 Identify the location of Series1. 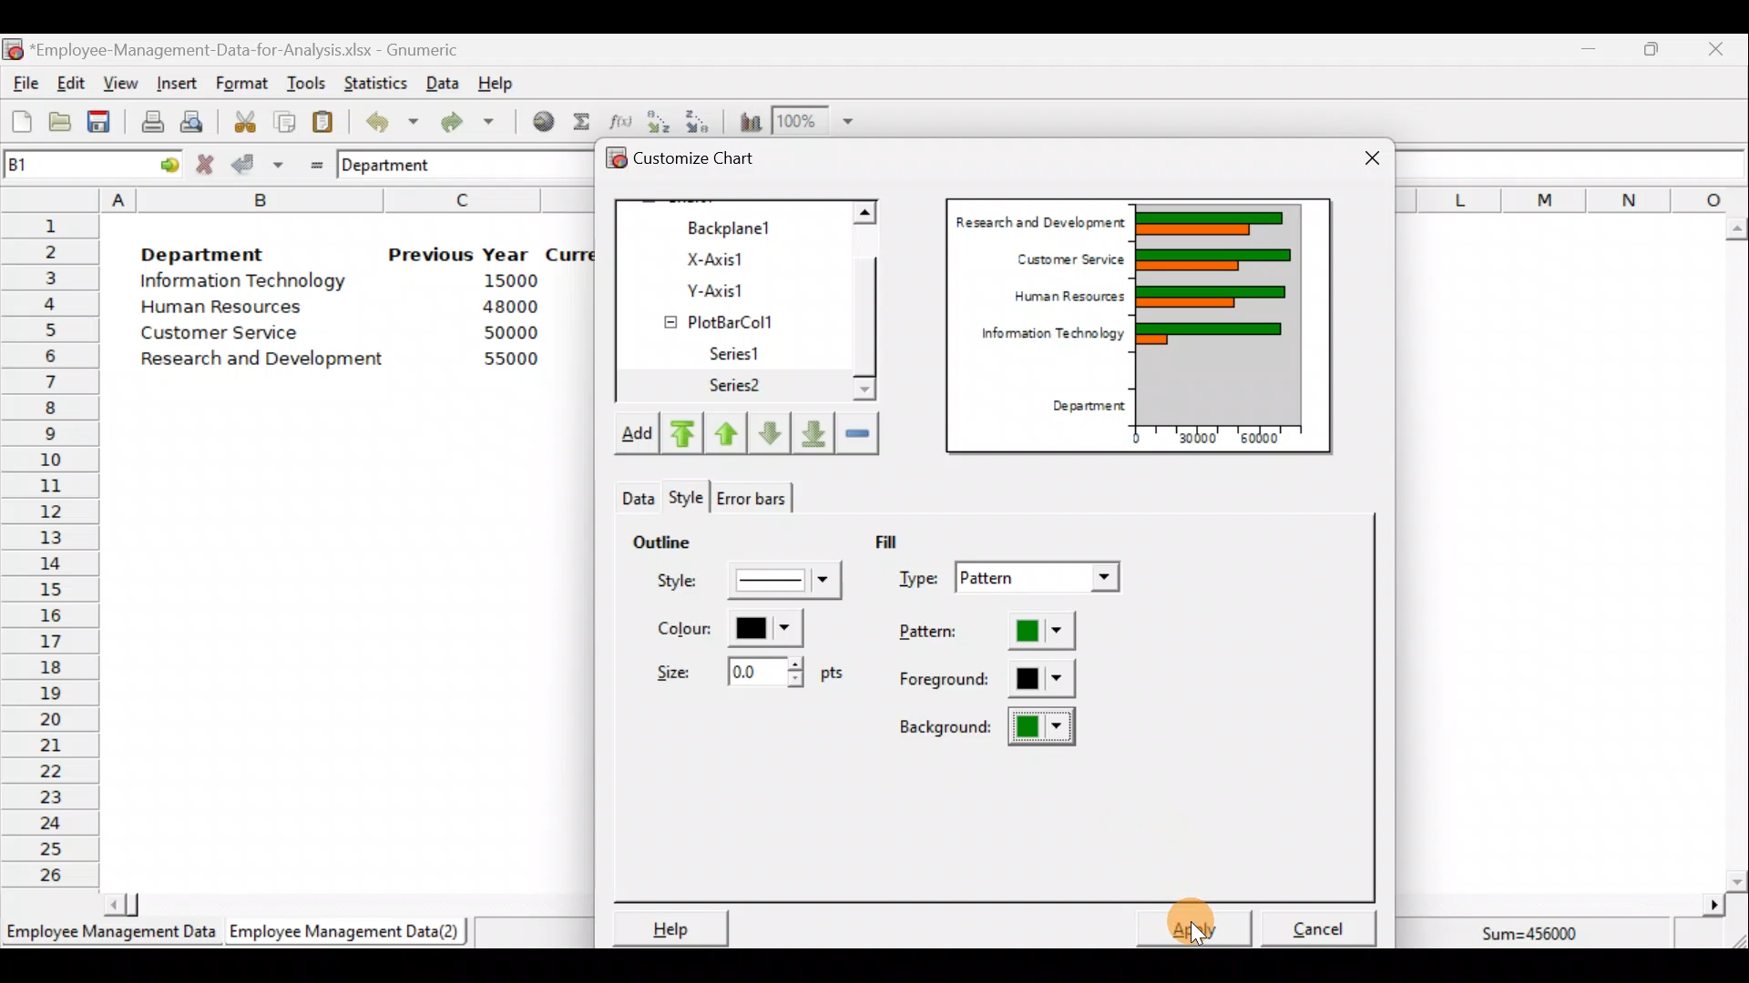
(745, 354).